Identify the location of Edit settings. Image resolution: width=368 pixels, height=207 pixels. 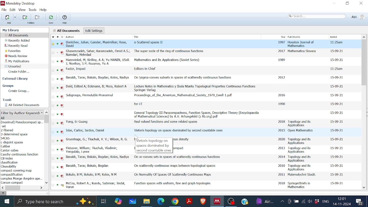
(93, 30).